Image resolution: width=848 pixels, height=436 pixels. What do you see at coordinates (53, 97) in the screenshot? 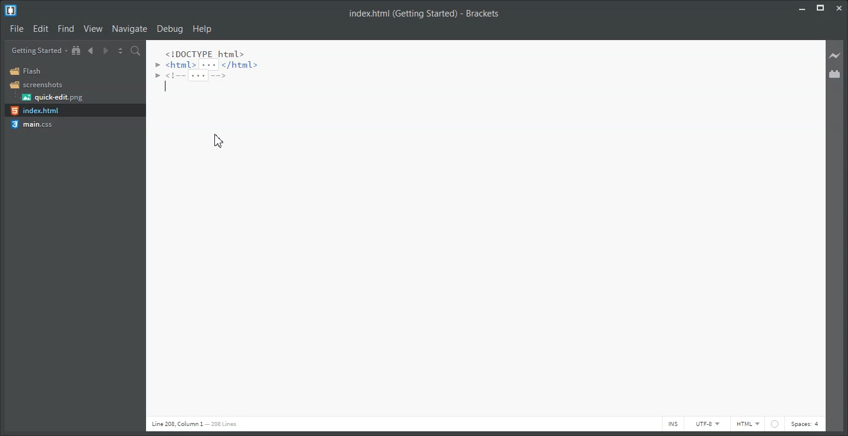
I see `quick-edit.png` at bounding box center [53, 97].